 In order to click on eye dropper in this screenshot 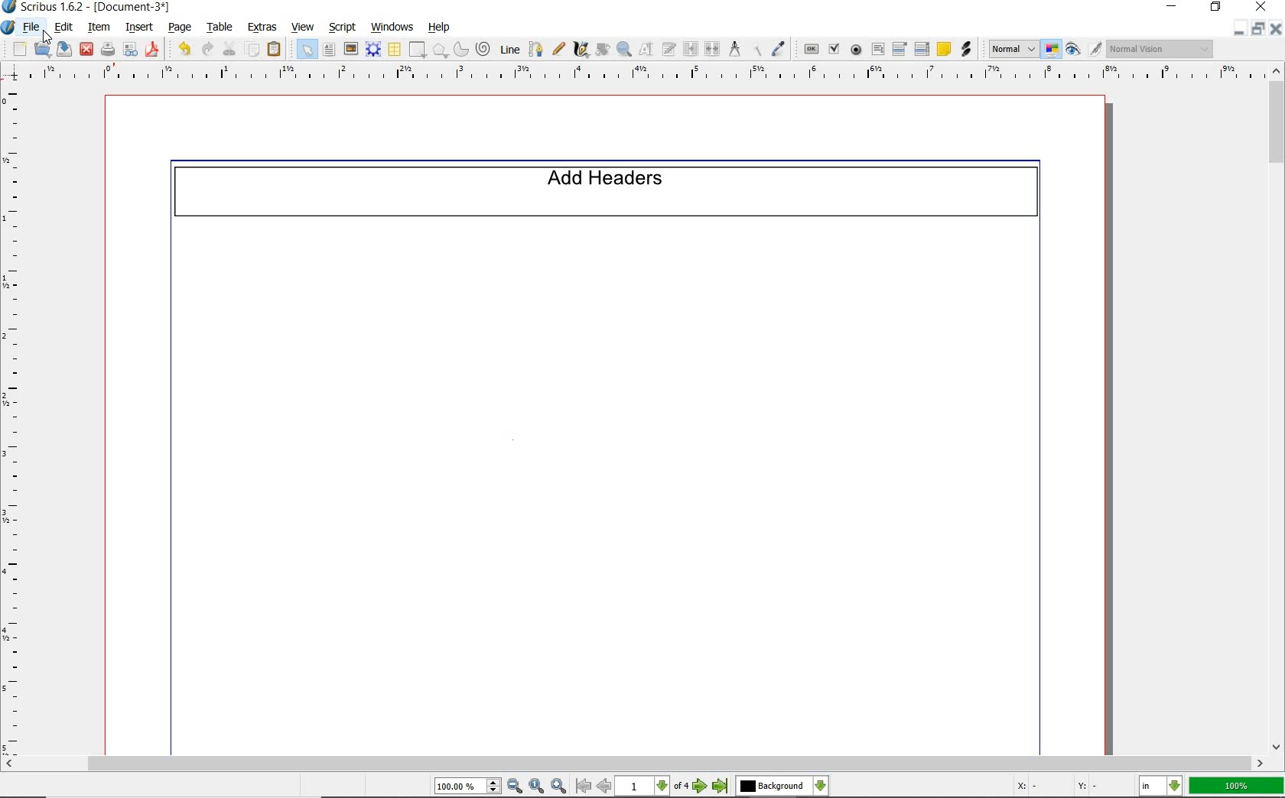, I will do `click(780, 47)`.